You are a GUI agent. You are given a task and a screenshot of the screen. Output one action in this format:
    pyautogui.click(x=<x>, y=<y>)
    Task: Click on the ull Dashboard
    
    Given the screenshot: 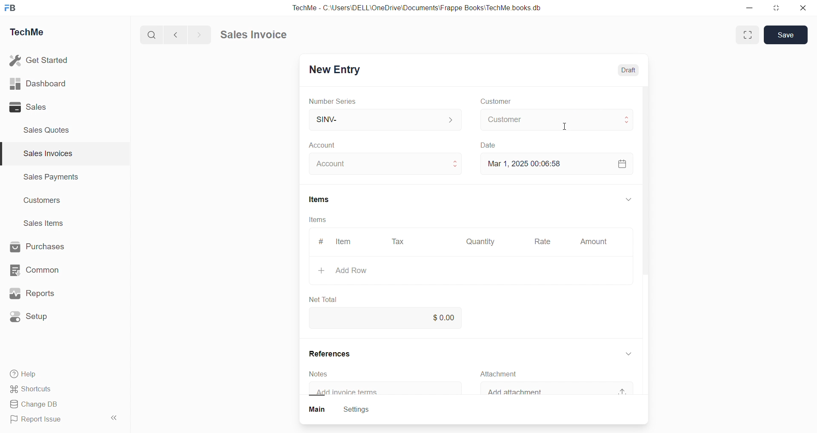 What is the action you would take?
    pyautogui.click(x=42, y=83)
    